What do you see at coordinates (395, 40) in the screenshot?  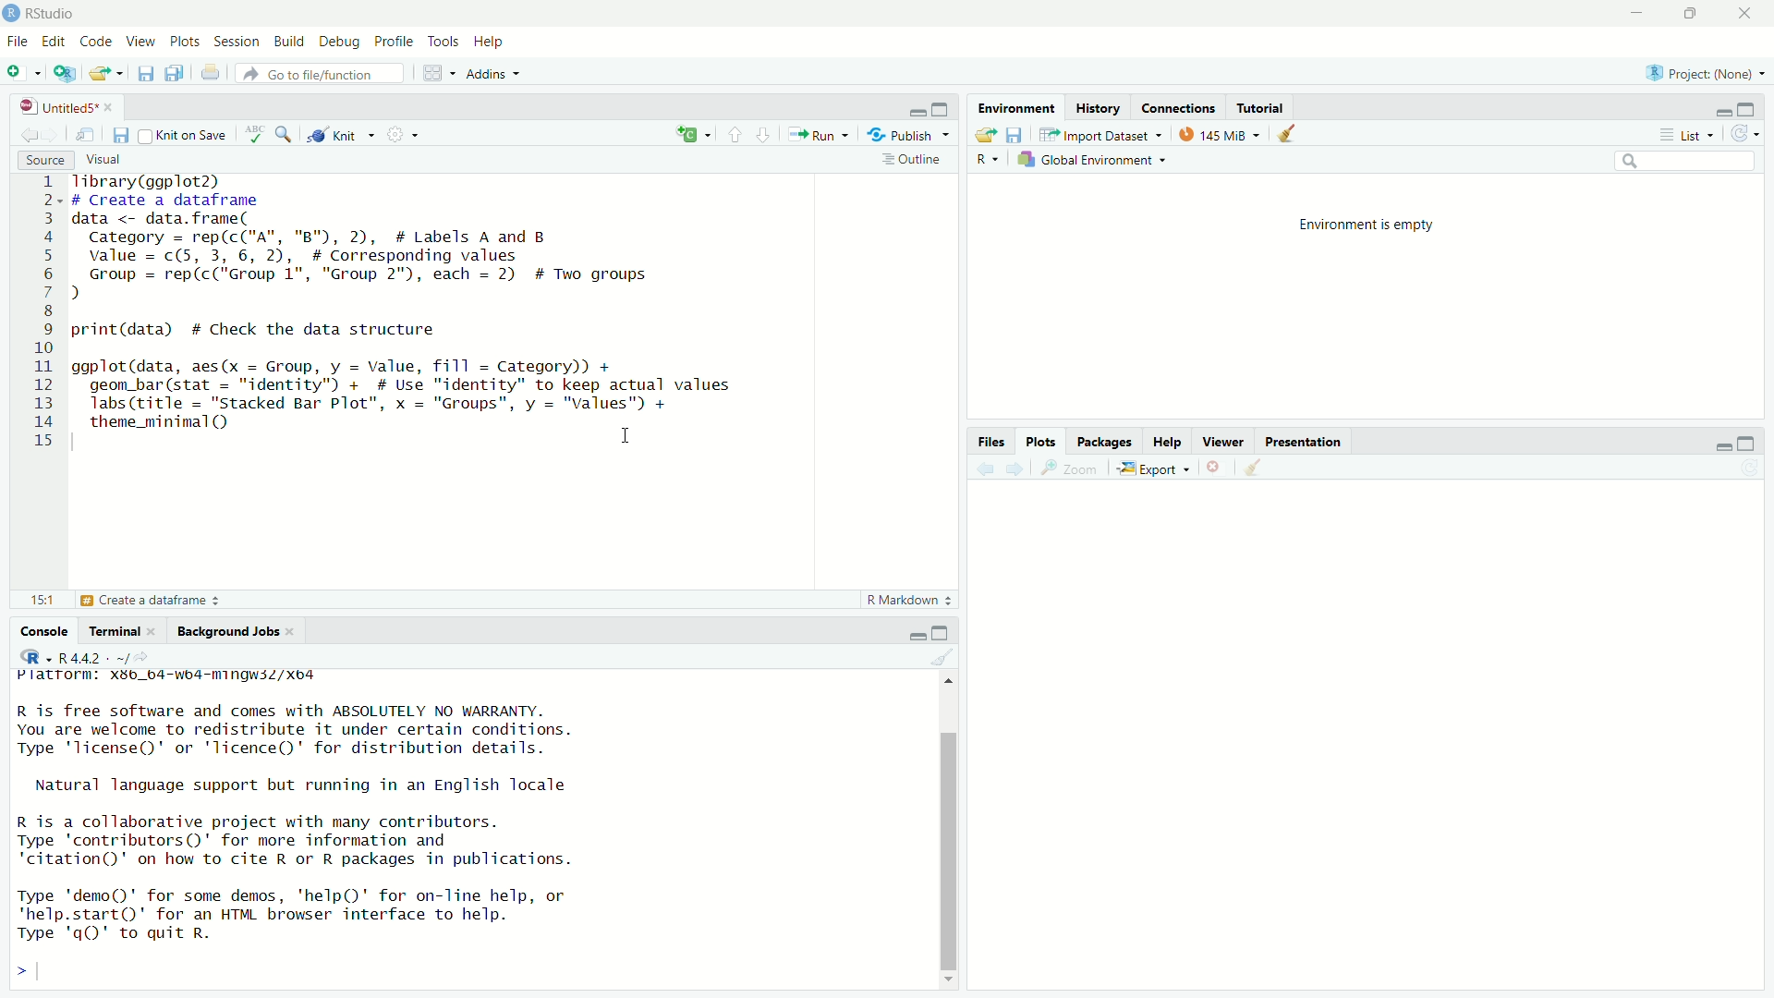 I see `Profile` at bounding box center [395, 40].